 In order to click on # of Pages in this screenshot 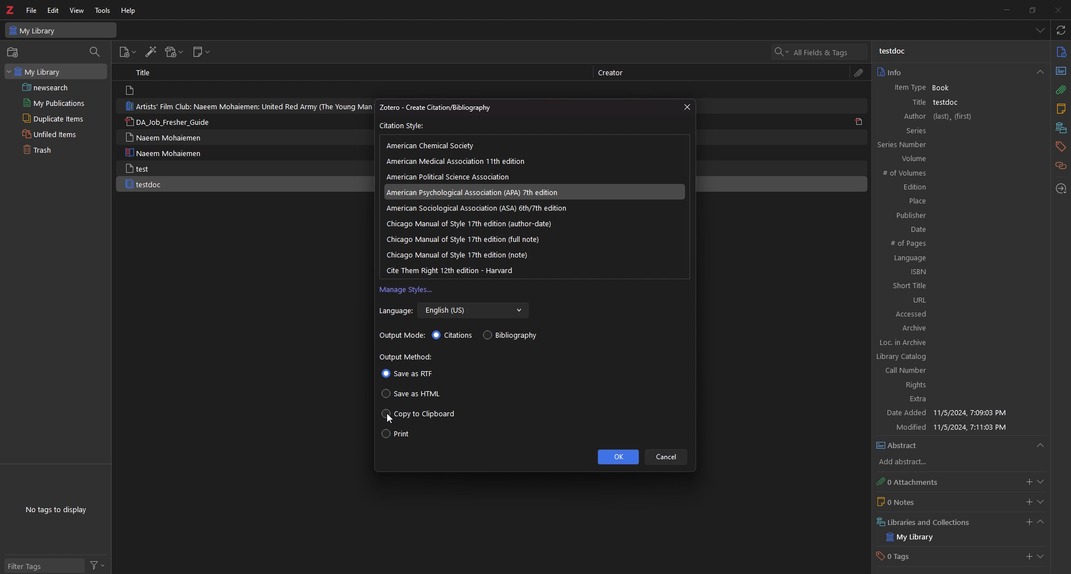, I will do `click(955, 244)`.